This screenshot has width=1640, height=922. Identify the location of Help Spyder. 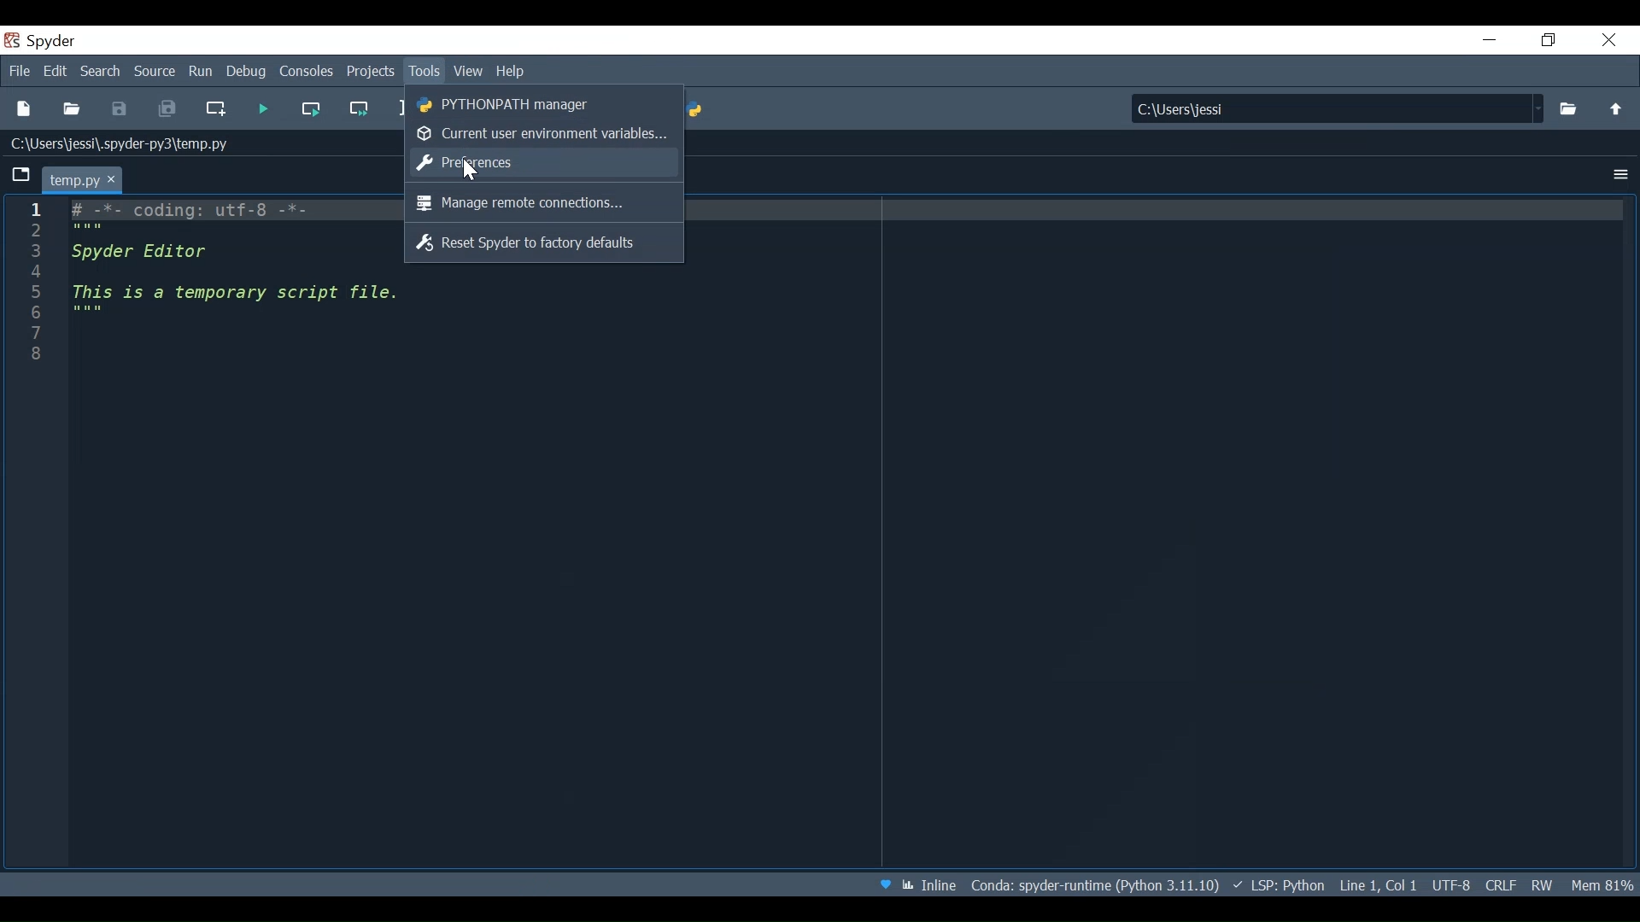
(885, 885).